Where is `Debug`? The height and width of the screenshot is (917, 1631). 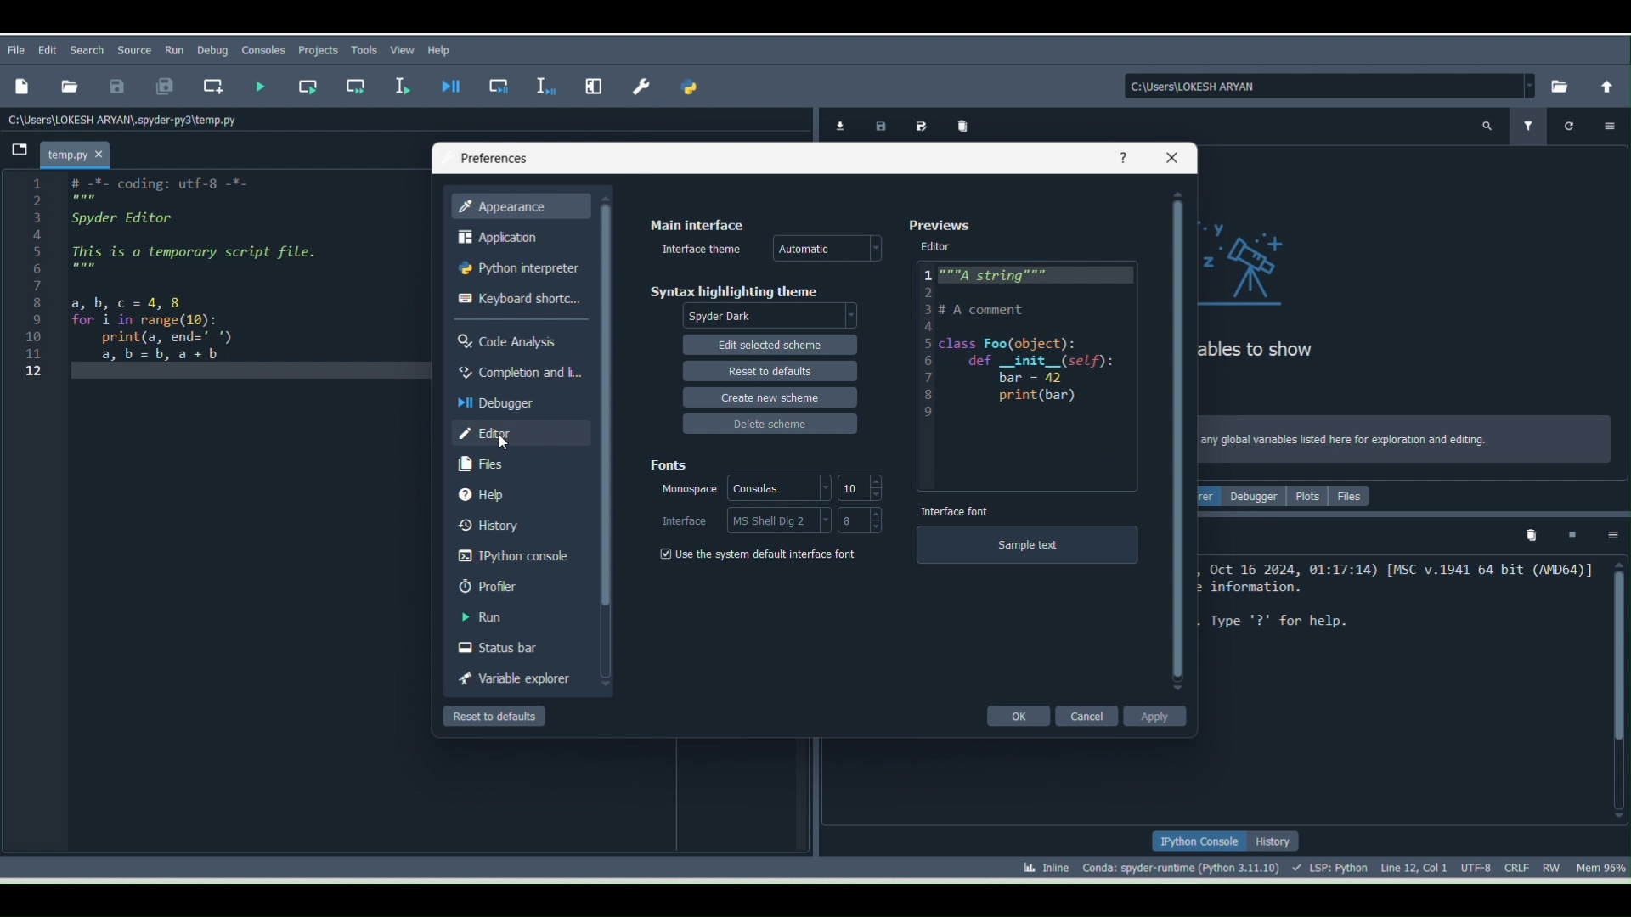 Debug is located at coordinates (212, 50).